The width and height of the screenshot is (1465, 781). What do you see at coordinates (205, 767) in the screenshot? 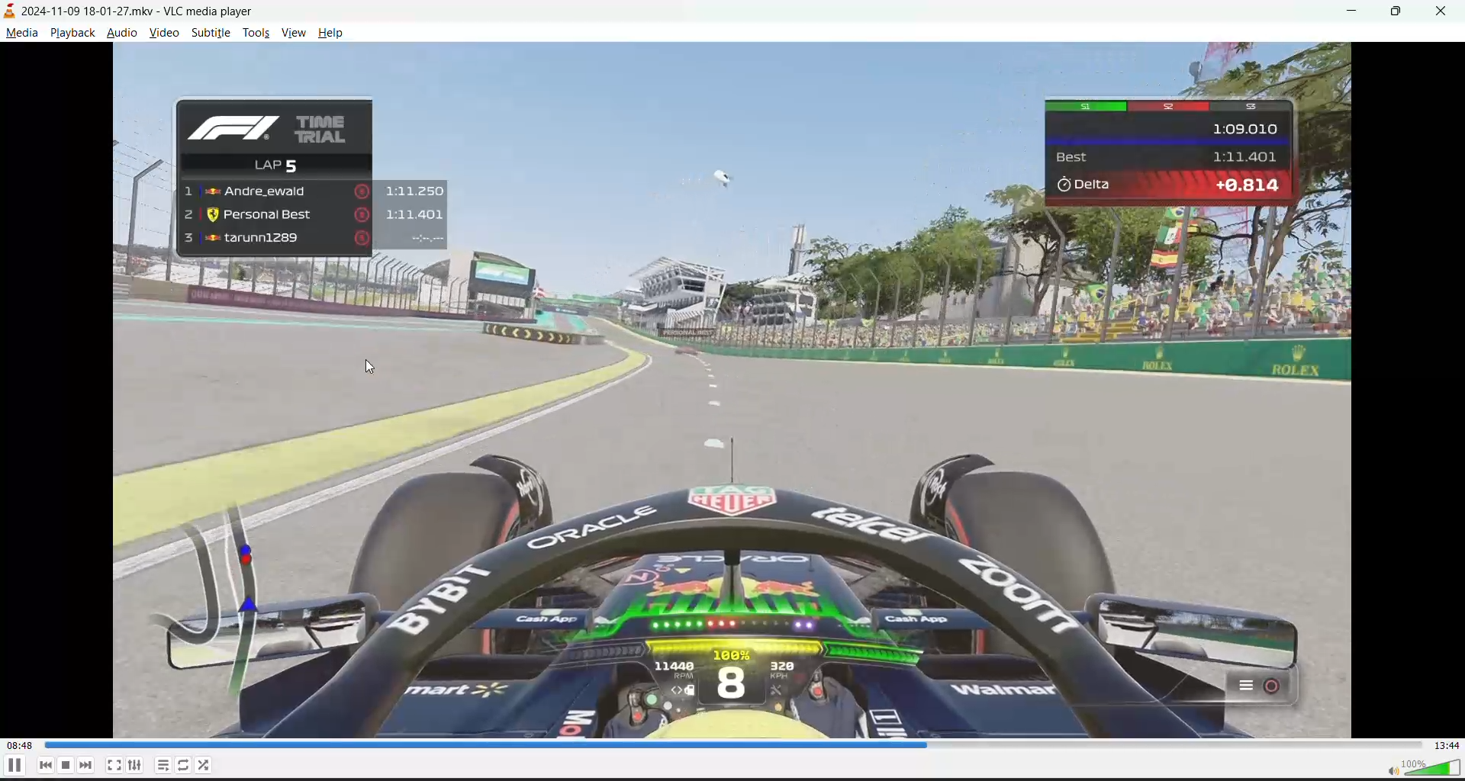
I see `random` at bounding box center [205, 767].